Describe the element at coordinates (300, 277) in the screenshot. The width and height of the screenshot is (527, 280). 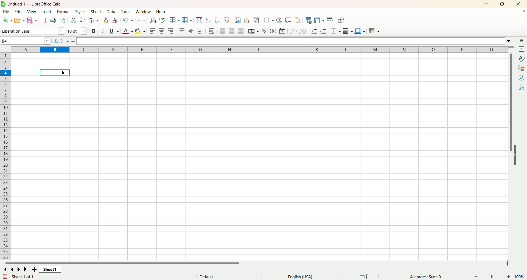
I see `text language` at that location.